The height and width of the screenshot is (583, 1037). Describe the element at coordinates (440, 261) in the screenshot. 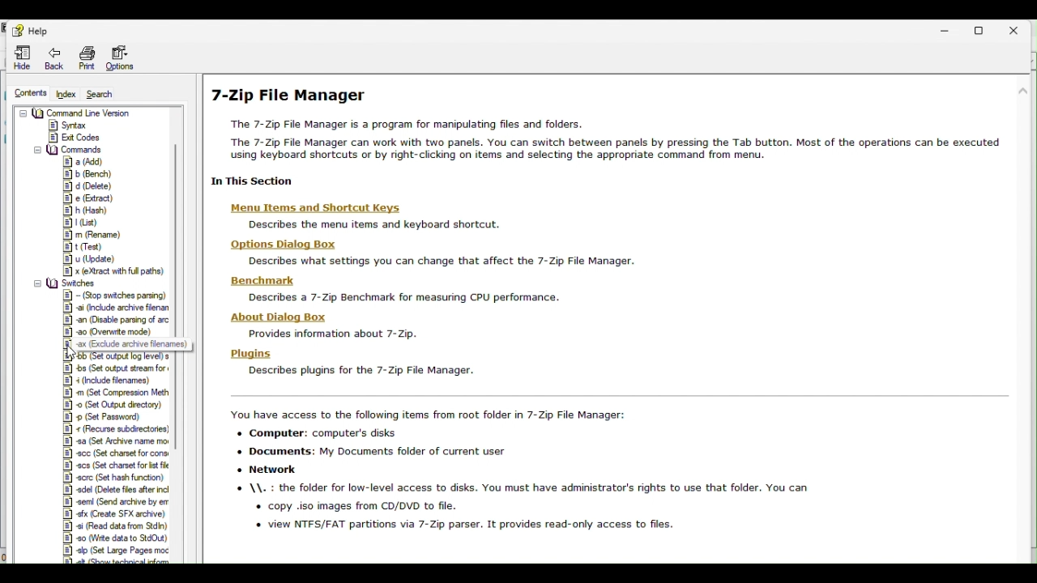

I see `Describes what settings you can change that affect the 7-Zip File Manager.` at that location.